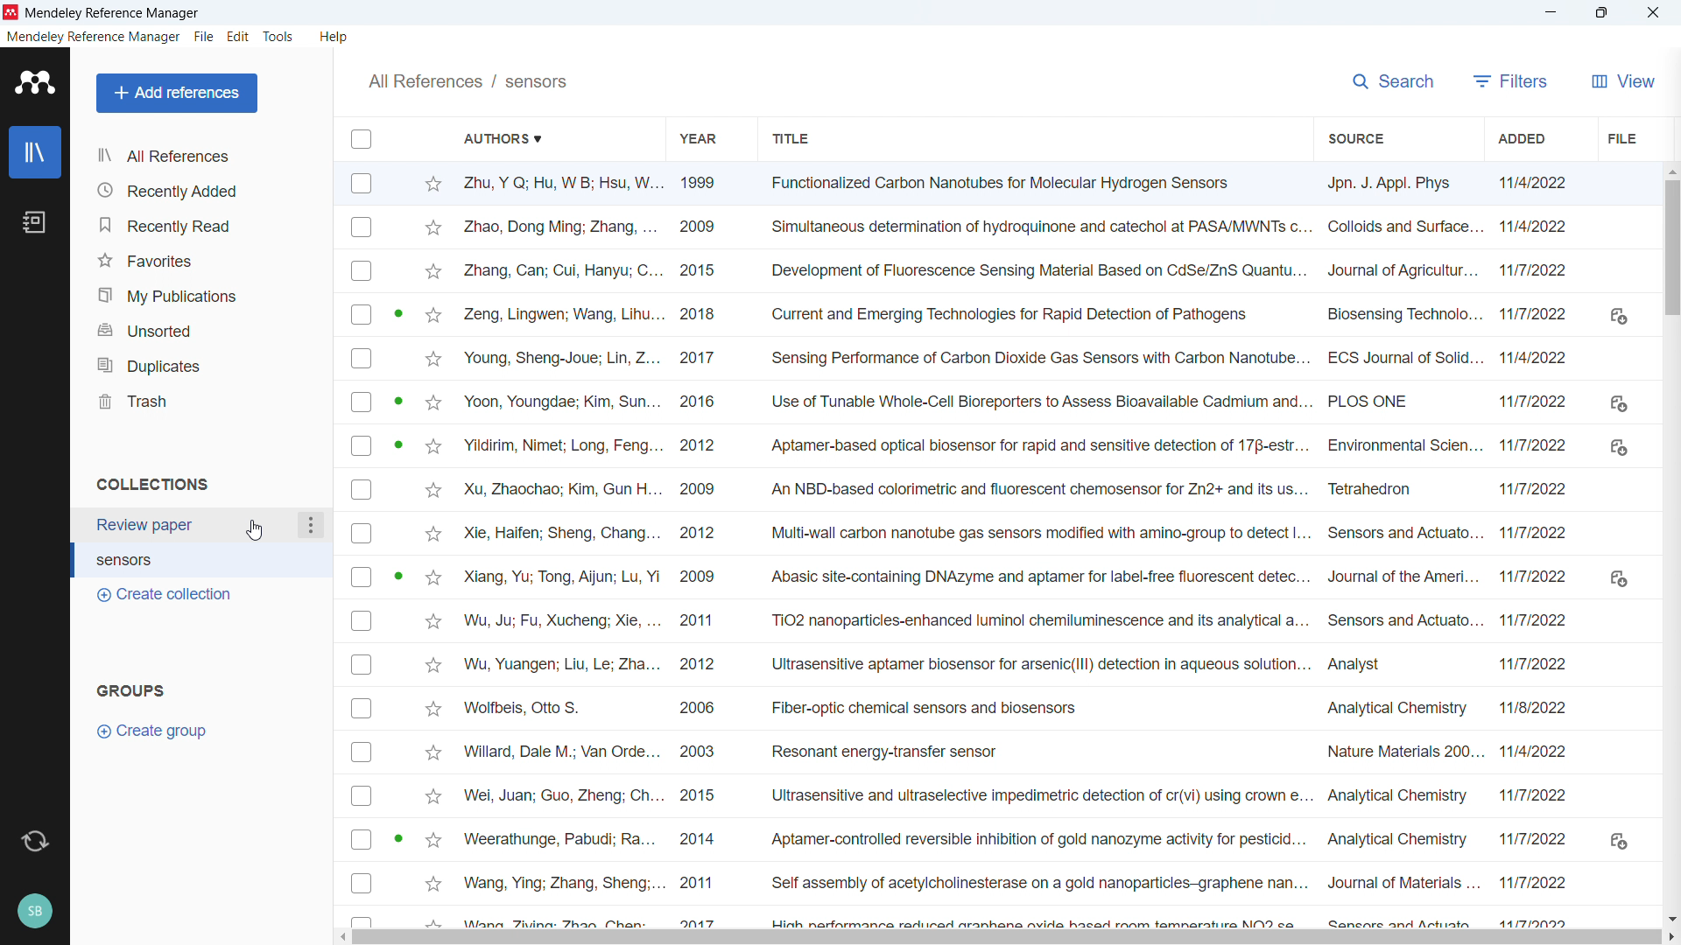 This screenshot has height=945, width=1681. Describe the element at coordinates (205, 155) in the screenshot. I see `All references ` at that location.